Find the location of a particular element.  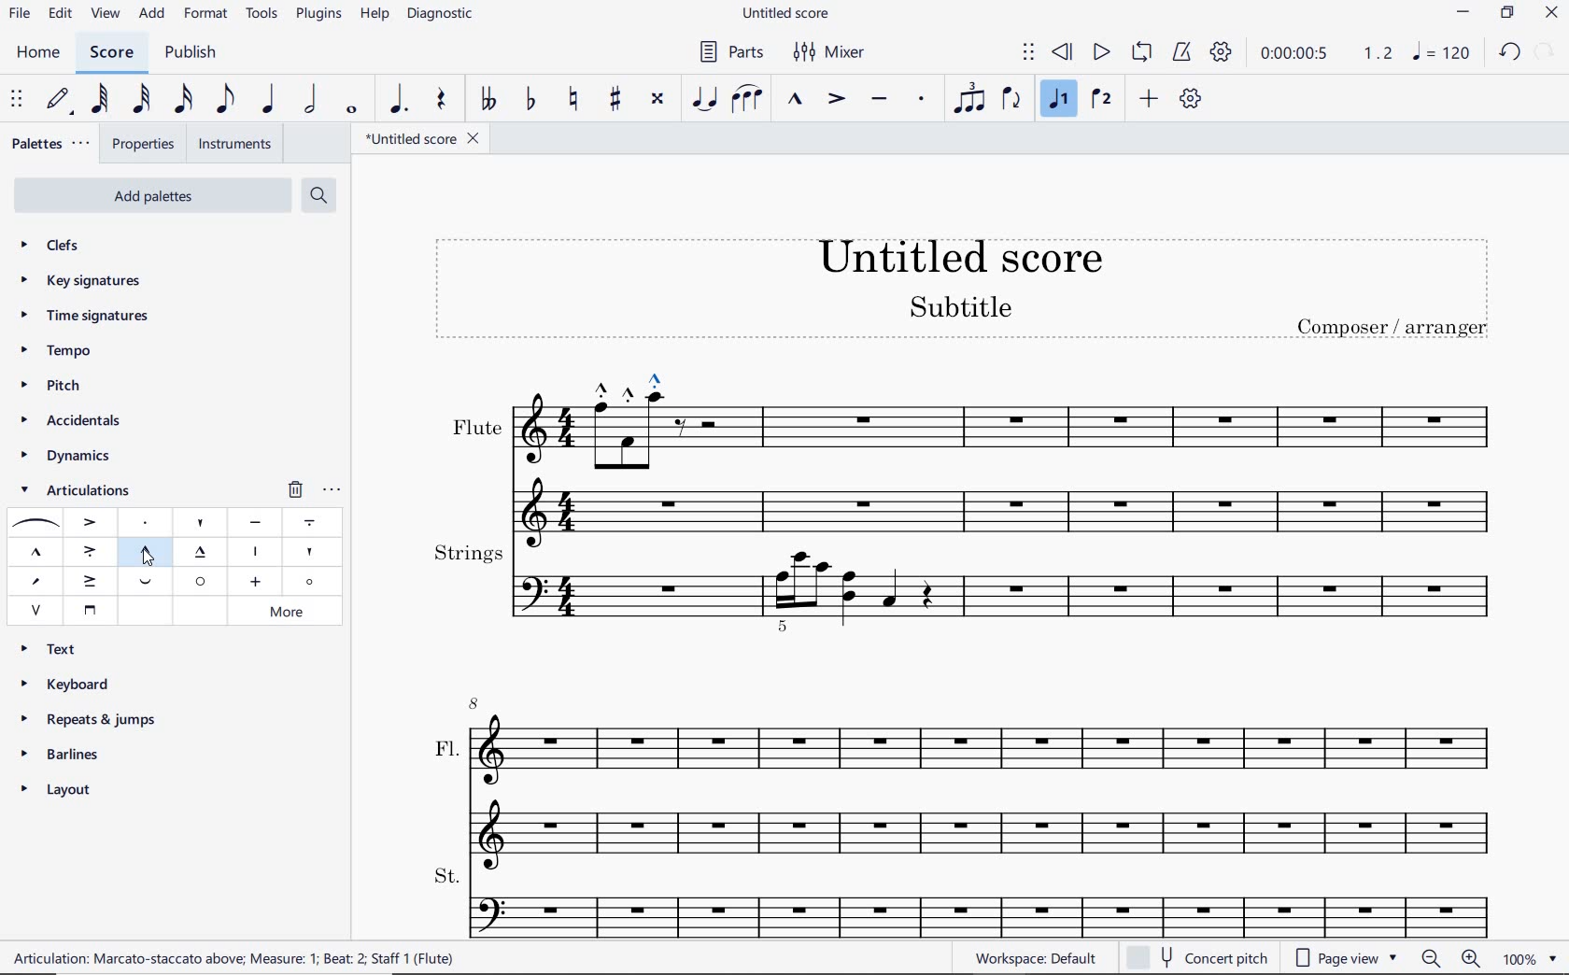

workspace default is located at coordinates (1036, 958).